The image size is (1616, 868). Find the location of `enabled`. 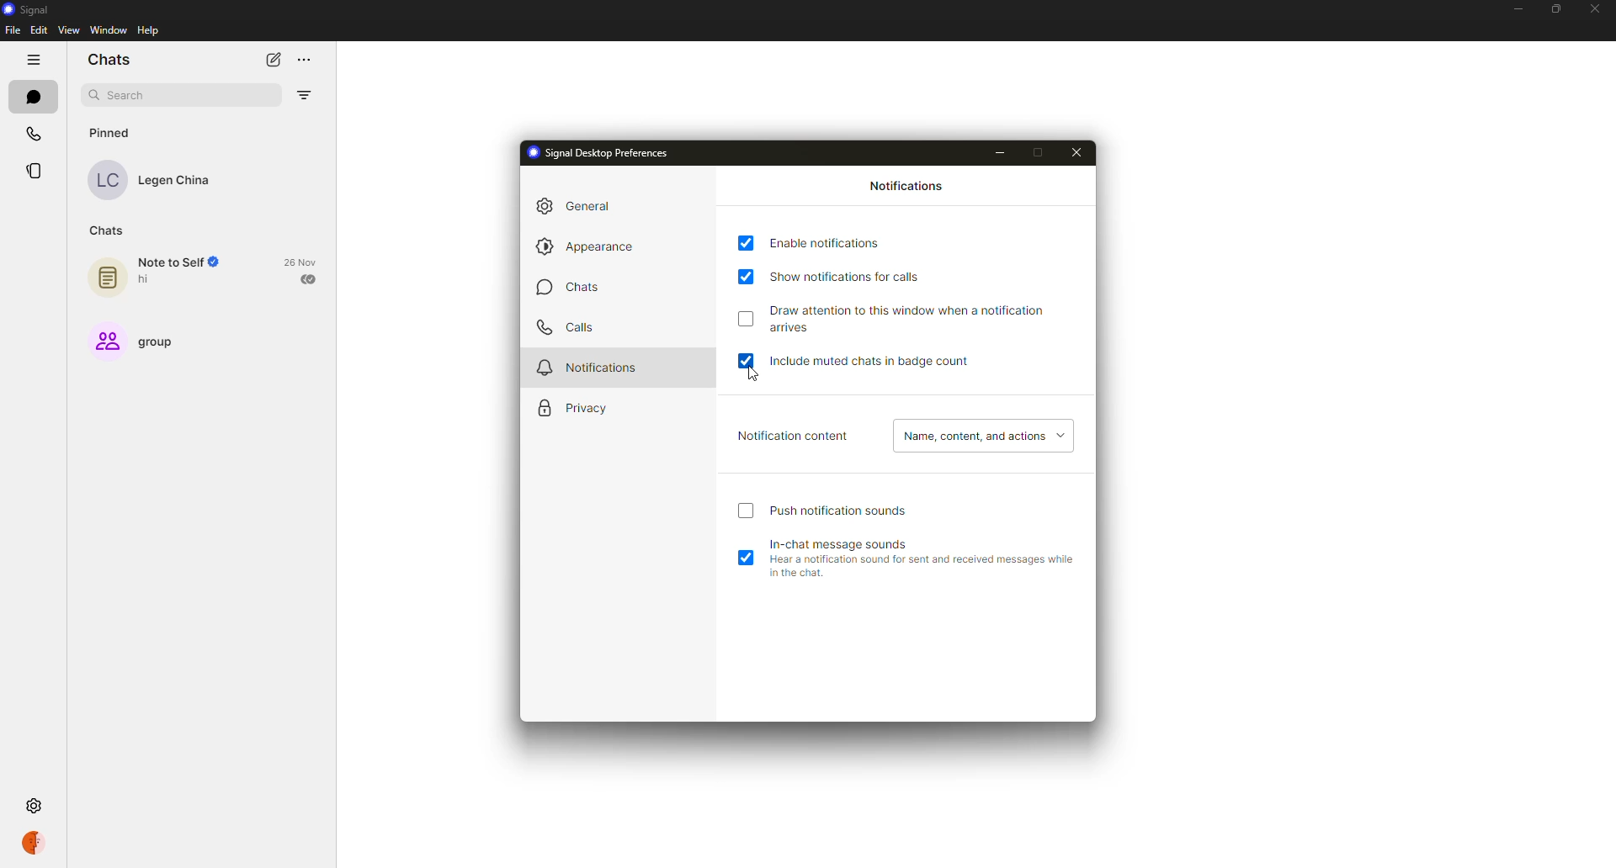

enabled is located at coordinates (750, 360).